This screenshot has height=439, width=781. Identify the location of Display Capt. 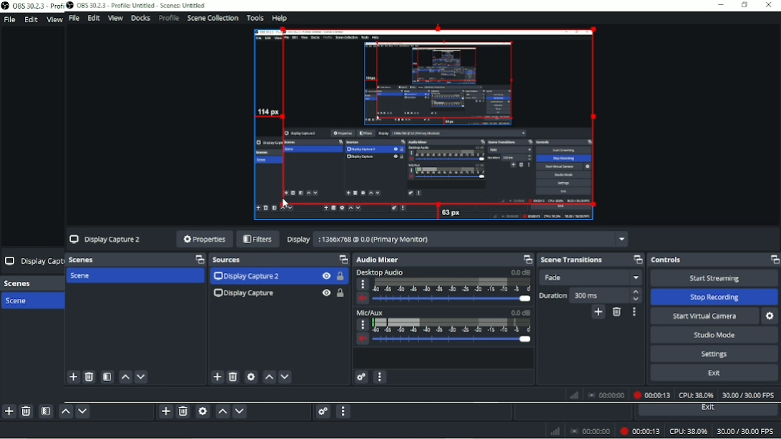
(32, 261).